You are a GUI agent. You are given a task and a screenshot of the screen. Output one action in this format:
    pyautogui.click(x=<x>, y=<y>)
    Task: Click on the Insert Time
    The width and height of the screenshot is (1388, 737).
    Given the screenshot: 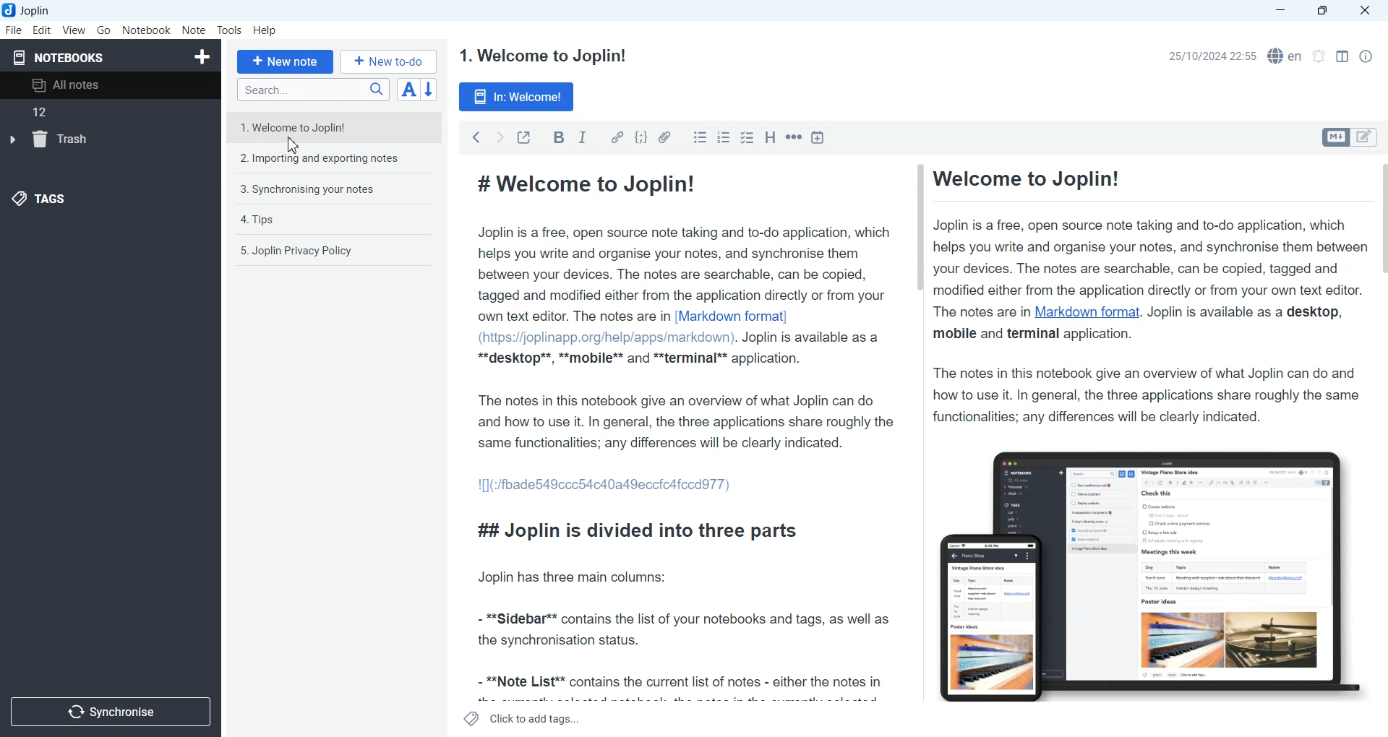 What is the action you would take?
    pyautogui.click(x=818, y=138)
    